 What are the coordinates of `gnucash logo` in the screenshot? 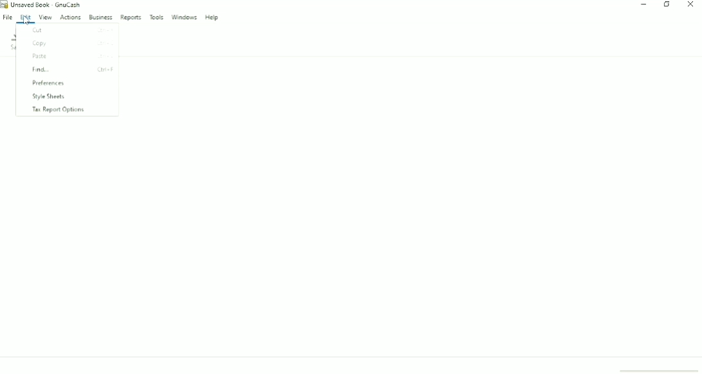 It's located at (4, 4).